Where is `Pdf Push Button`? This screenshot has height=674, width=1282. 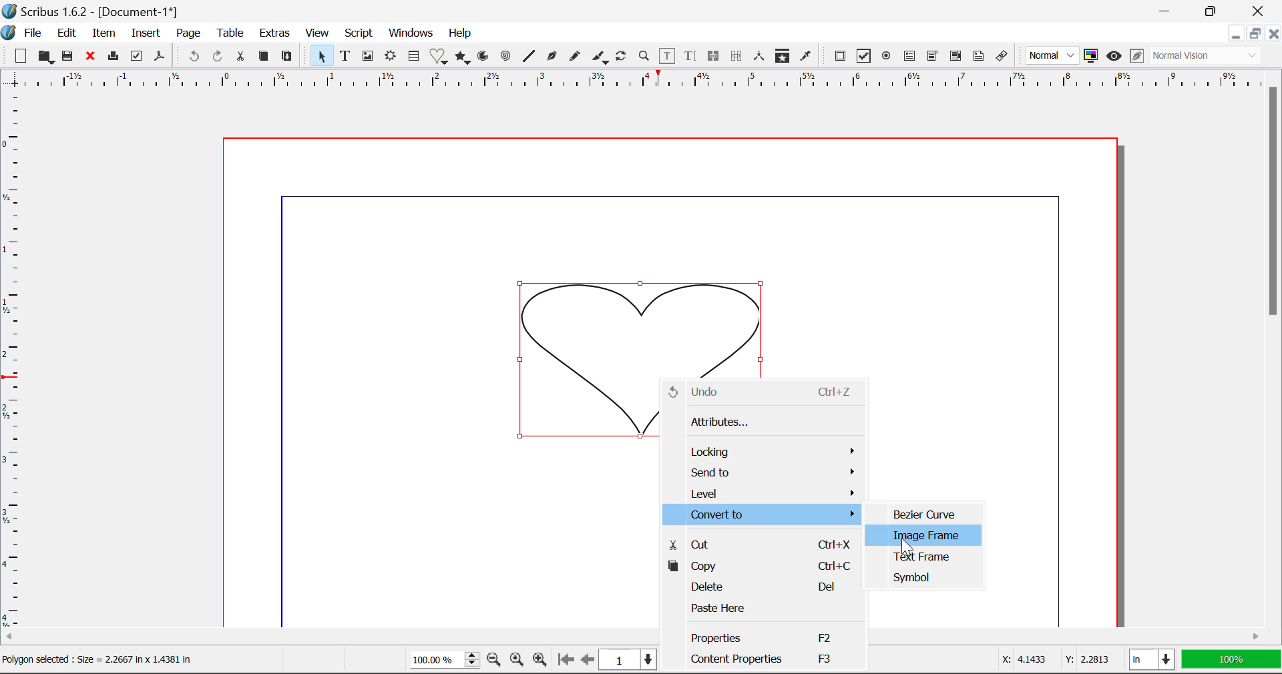 Pdf Push Button is located at coordinates (841, 56).